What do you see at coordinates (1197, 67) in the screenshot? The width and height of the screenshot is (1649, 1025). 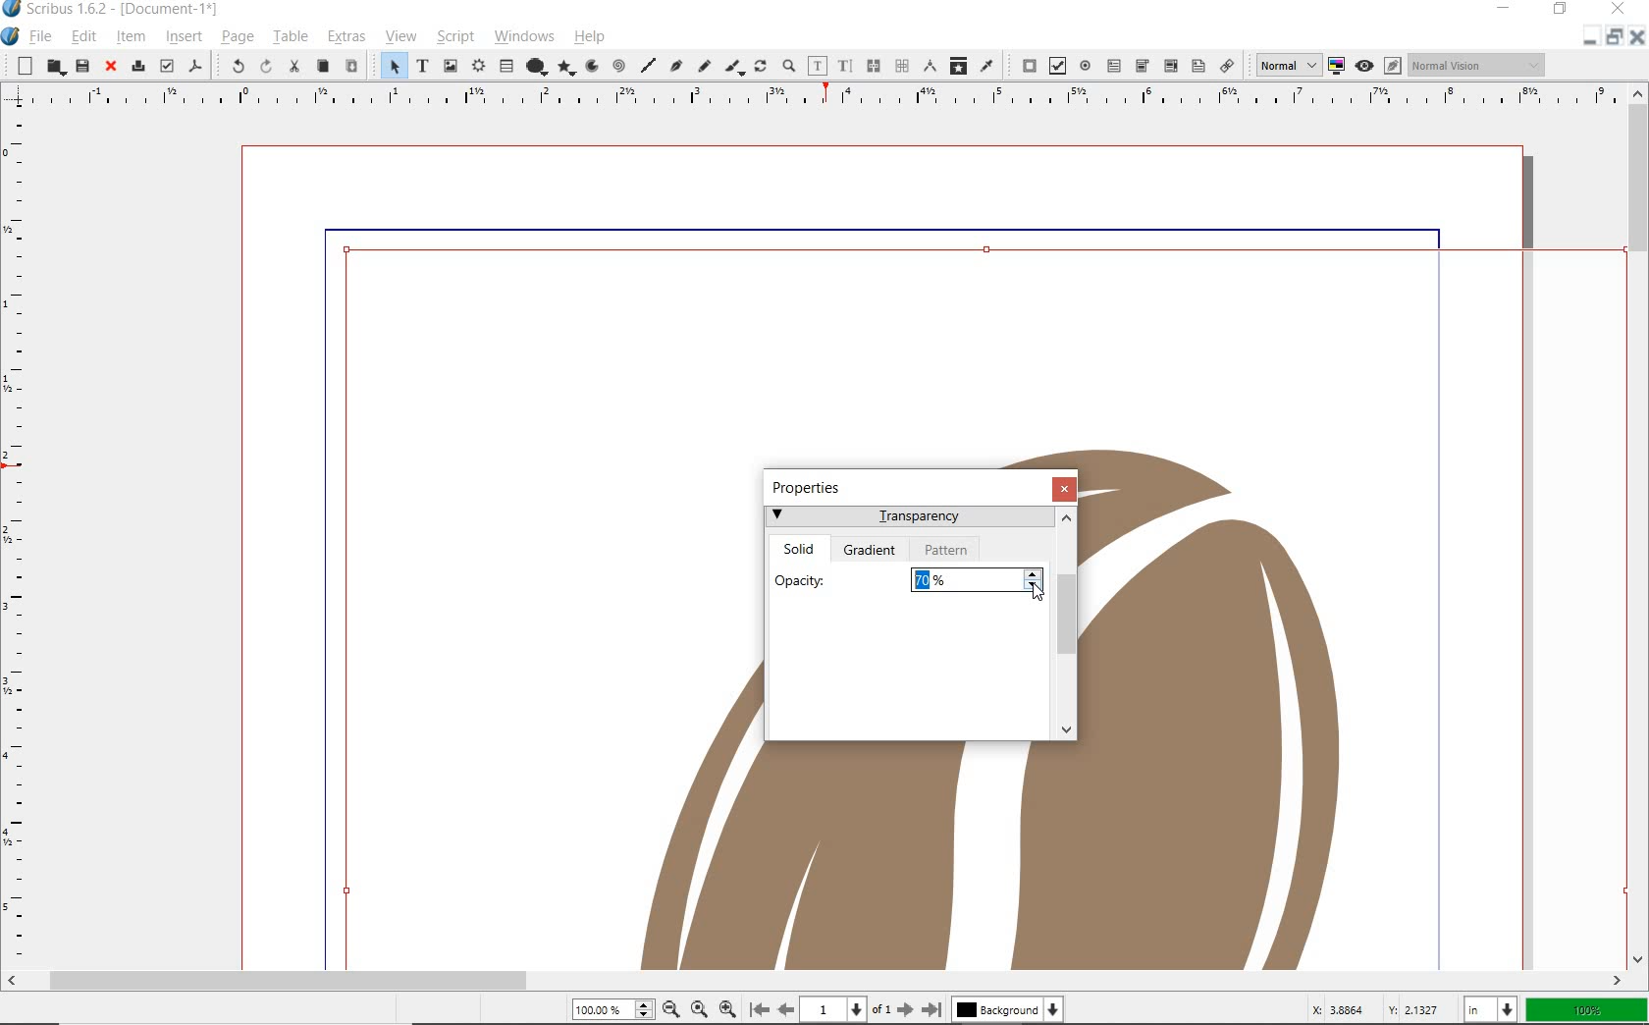 I see `pdf list box` at bounding box center [1197, 67].